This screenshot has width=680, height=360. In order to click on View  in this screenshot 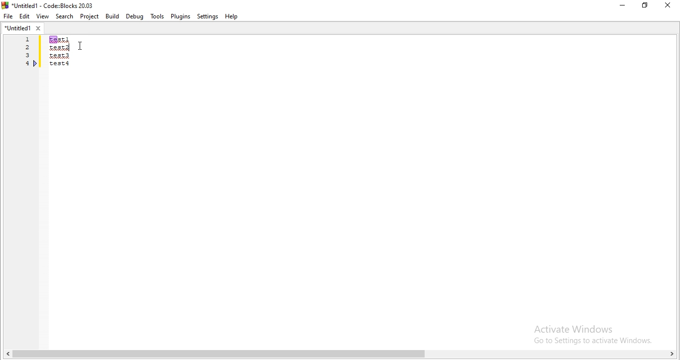, I will do `click(42, 16)`.